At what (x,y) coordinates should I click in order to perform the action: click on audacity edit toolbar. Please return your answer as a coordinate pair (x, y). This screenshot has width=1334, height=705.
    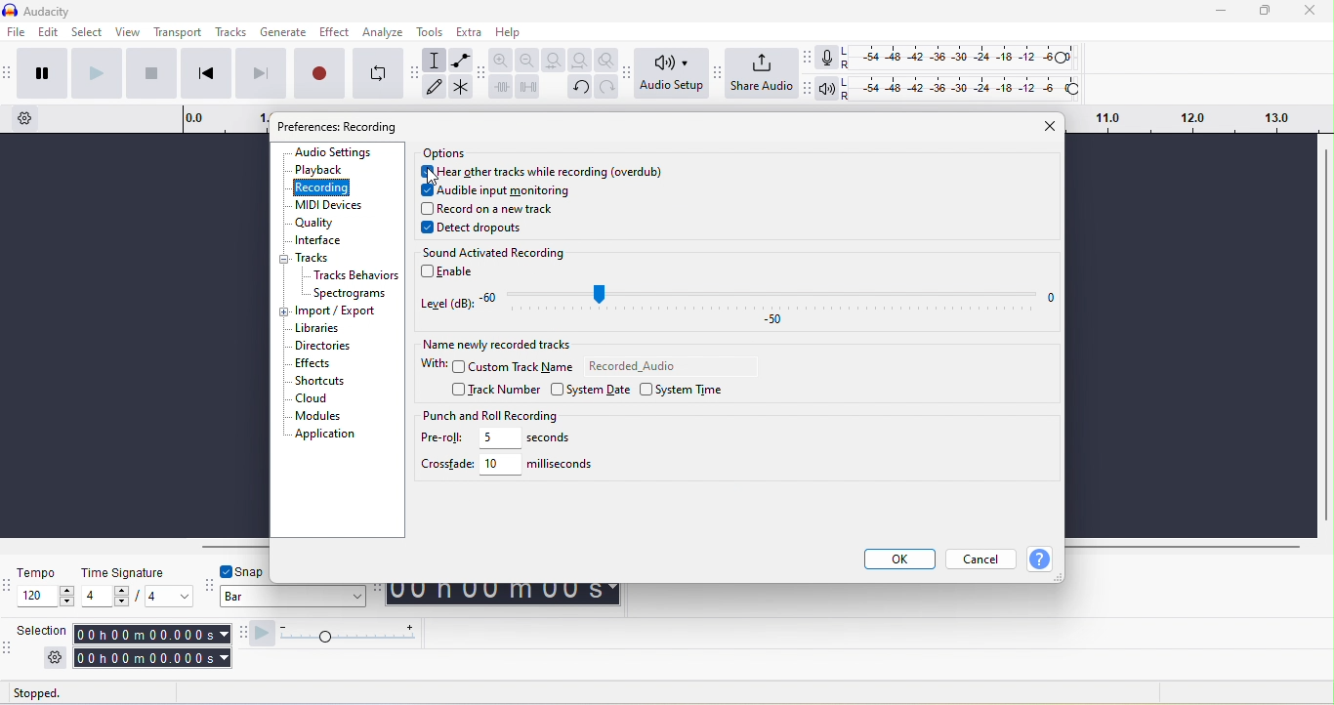
    Looking at the image, I should click on (482, 73).